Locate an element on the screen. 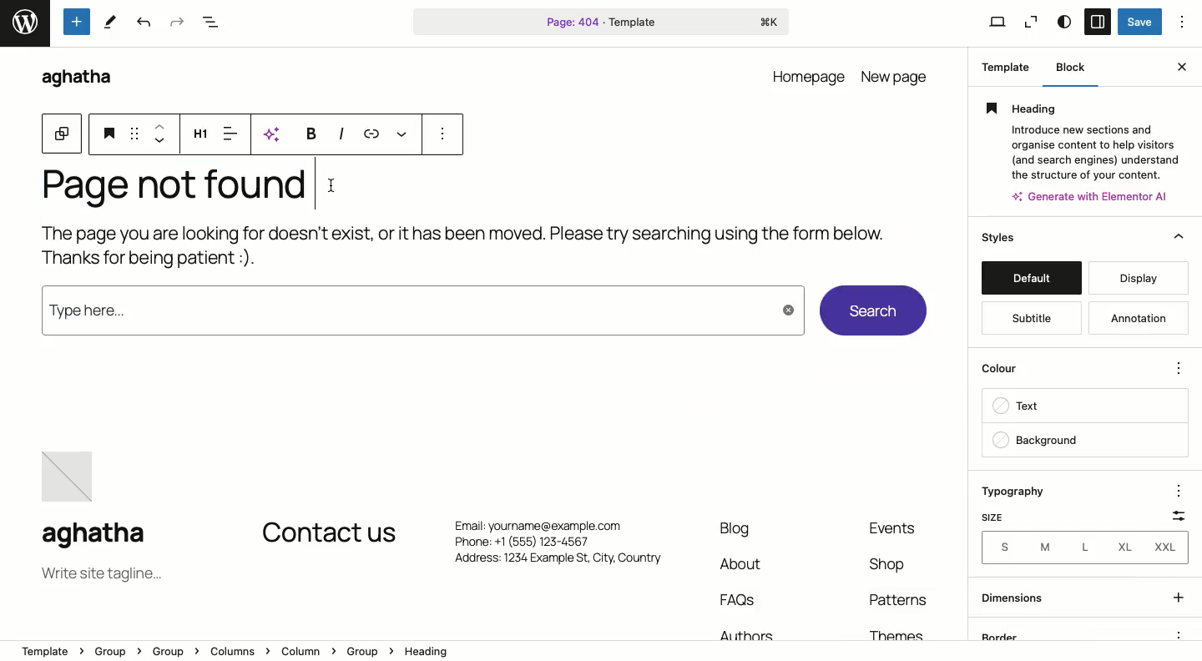 This screenshot has height=661, width=1202. Heading is located at coordinates (200, 135).